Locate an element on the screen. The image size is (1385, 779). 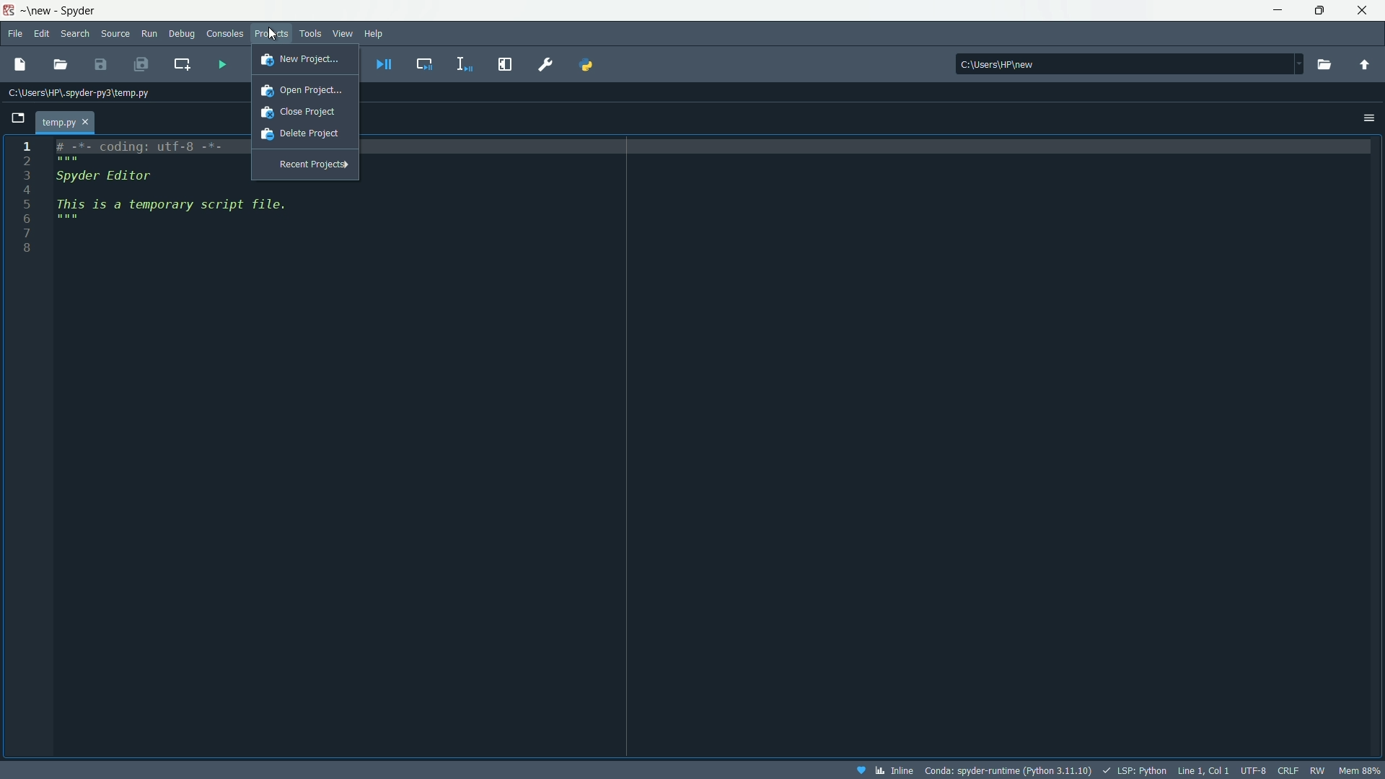
PYTHONPATH manager is located at coordinates (584, 66).